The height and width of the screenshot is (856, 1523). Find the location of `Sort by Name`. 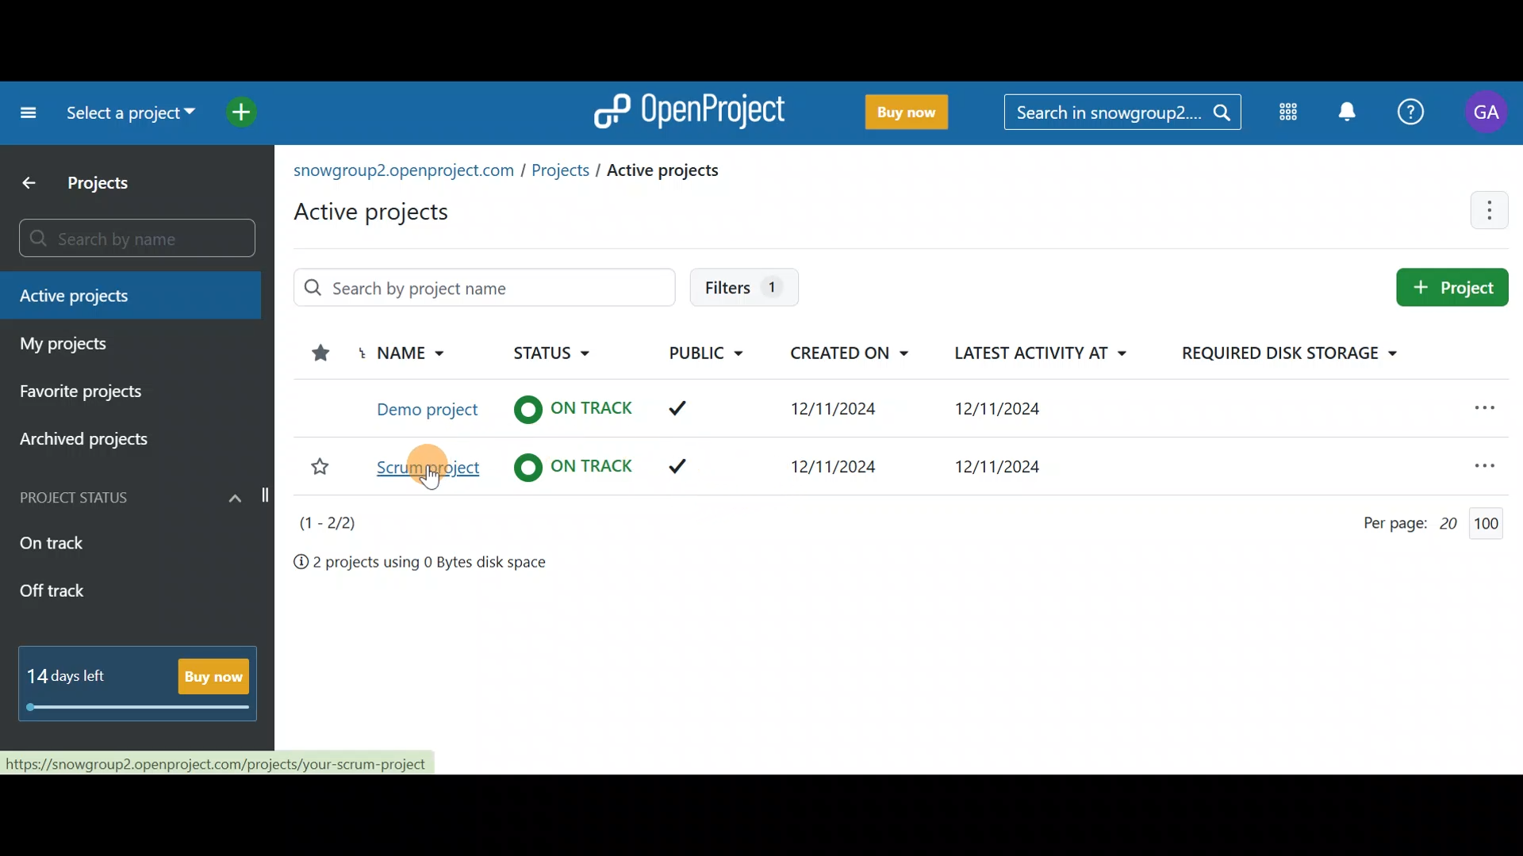

Sort by Name is located at coordinates (405, 354).